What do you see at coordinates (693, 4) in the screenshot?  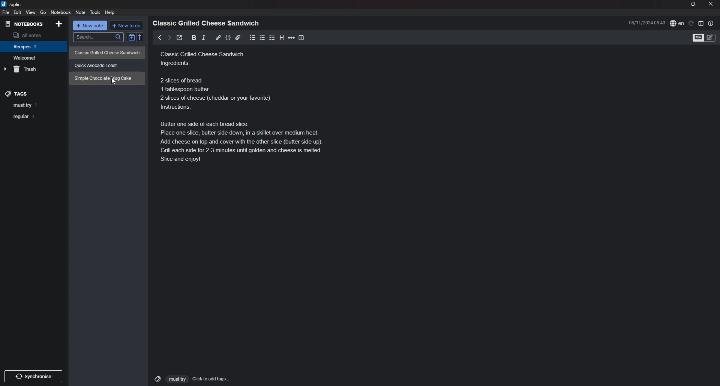 I see `resize` at bounding box center [693, 4].